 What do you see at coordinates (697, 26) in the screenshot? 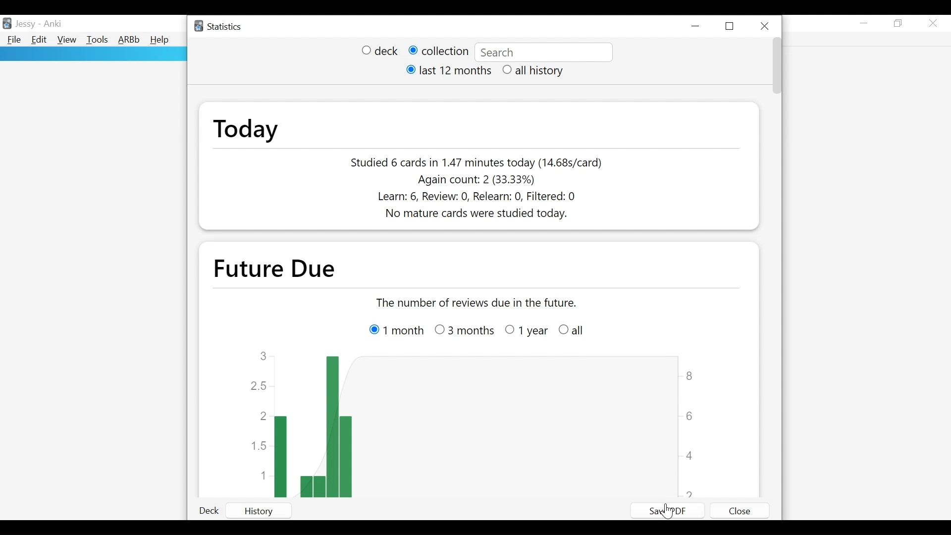
I see `Minimize` at bounding box center [697, 26].